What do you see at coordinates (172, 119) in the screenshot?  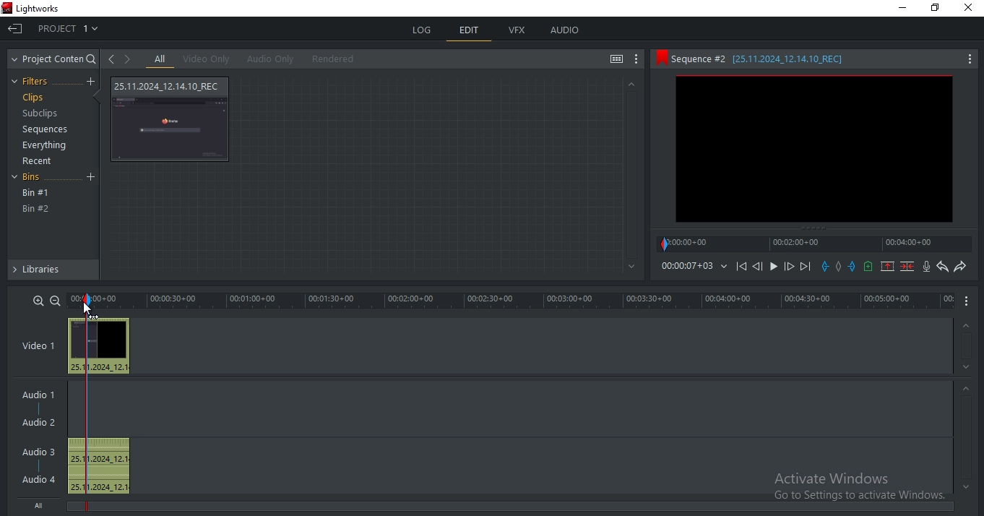 I see `video` at bounding box center [172, 119].